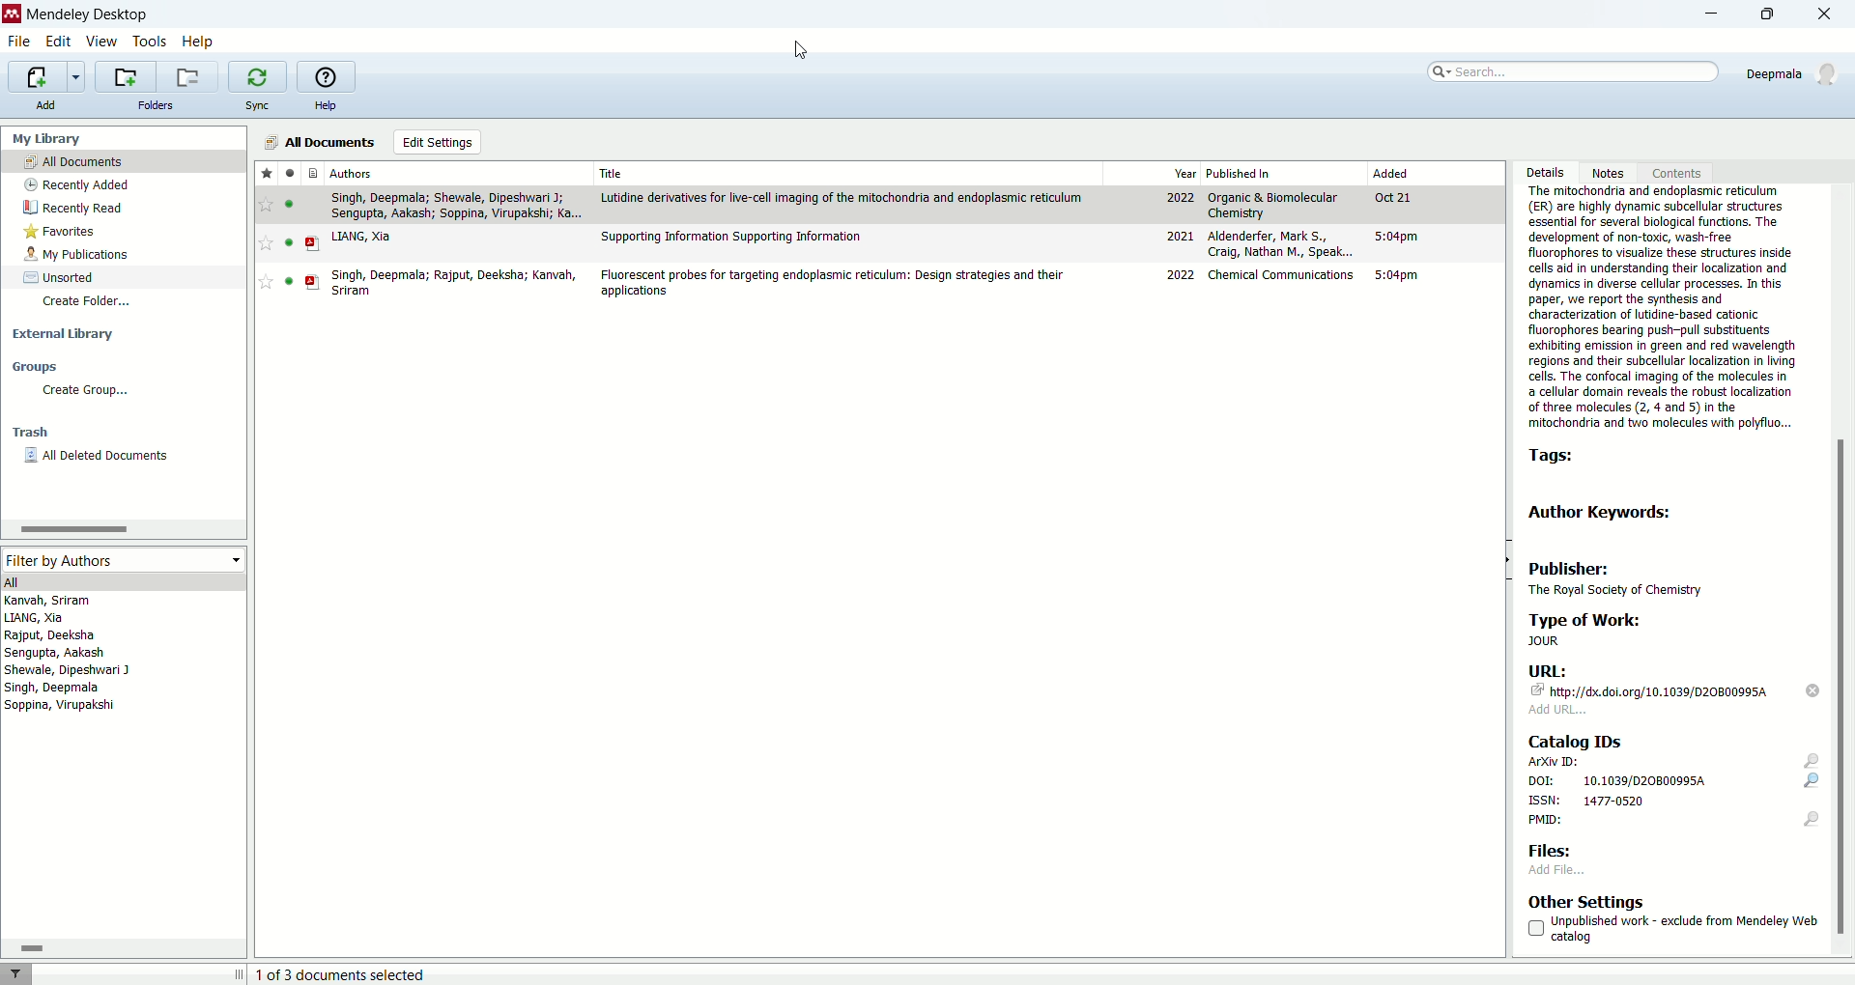 The image size is (1855, 985). Describe the element at coordinates (100, 42) in the screenshot. I see `view` at that location.